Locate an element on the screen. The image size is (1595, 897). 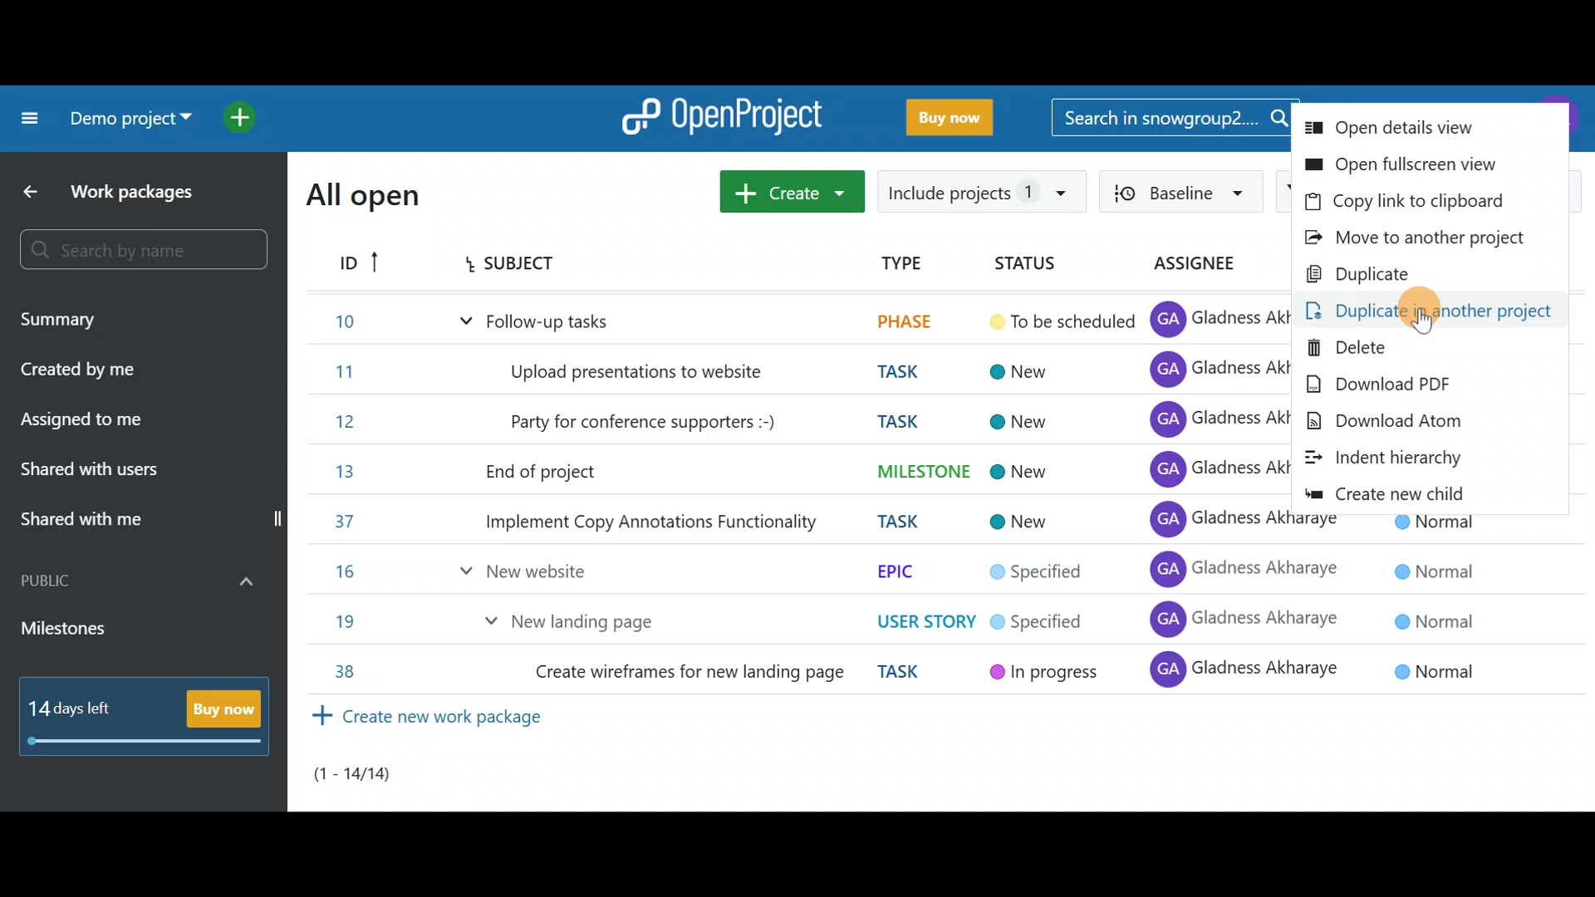
Duplicate is located at coordinates (1436, 276).